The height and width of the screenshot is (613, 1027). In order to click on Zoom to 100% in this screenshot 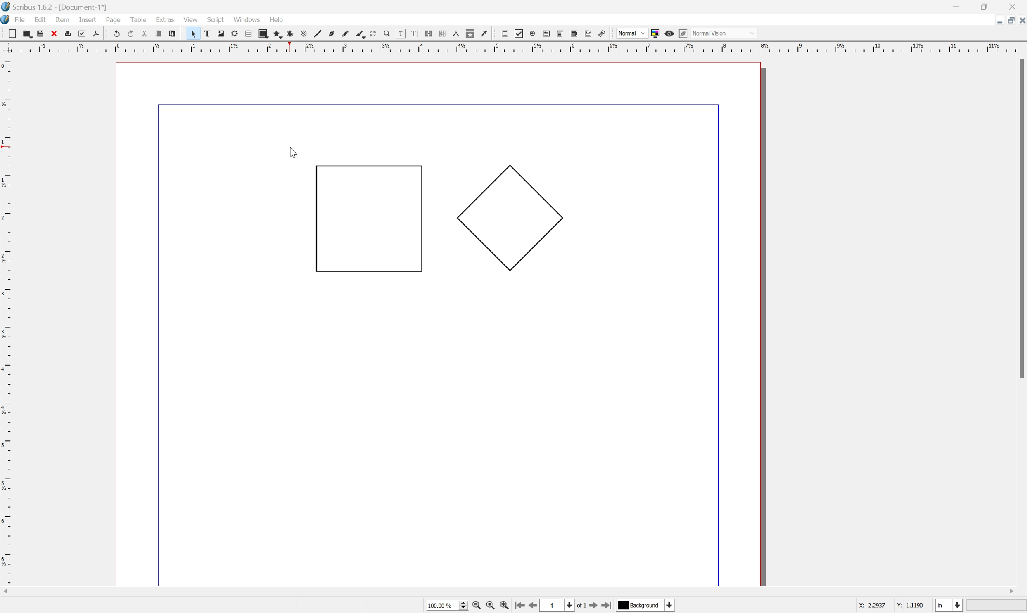, I will do `click(489, 607)`.